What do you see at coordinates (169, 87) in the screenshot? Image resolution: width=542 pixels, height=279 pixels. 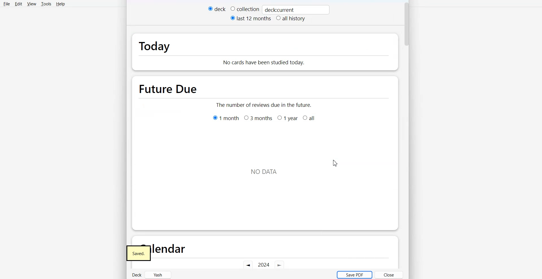 I see `Future Due` at bounding box center [169, 87].